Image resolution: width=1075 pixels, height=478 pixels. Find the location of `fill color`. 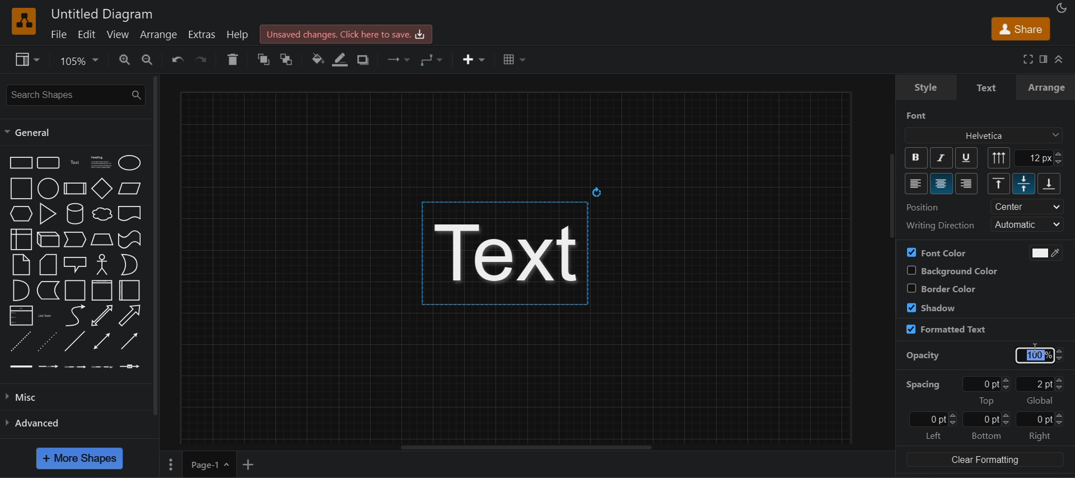

fill color is located at coordinates (316, 59).